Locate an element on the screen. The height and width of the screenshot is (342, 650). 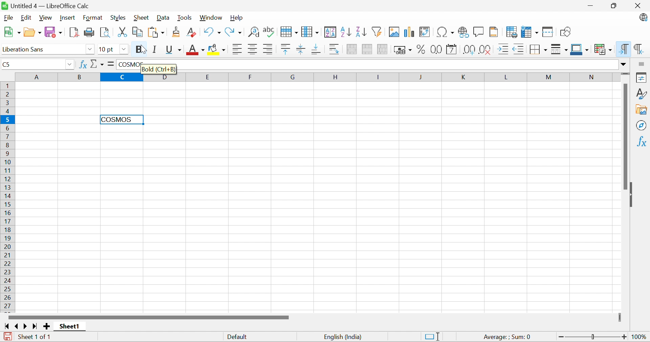
Properties is located at coordinates (642, 78).